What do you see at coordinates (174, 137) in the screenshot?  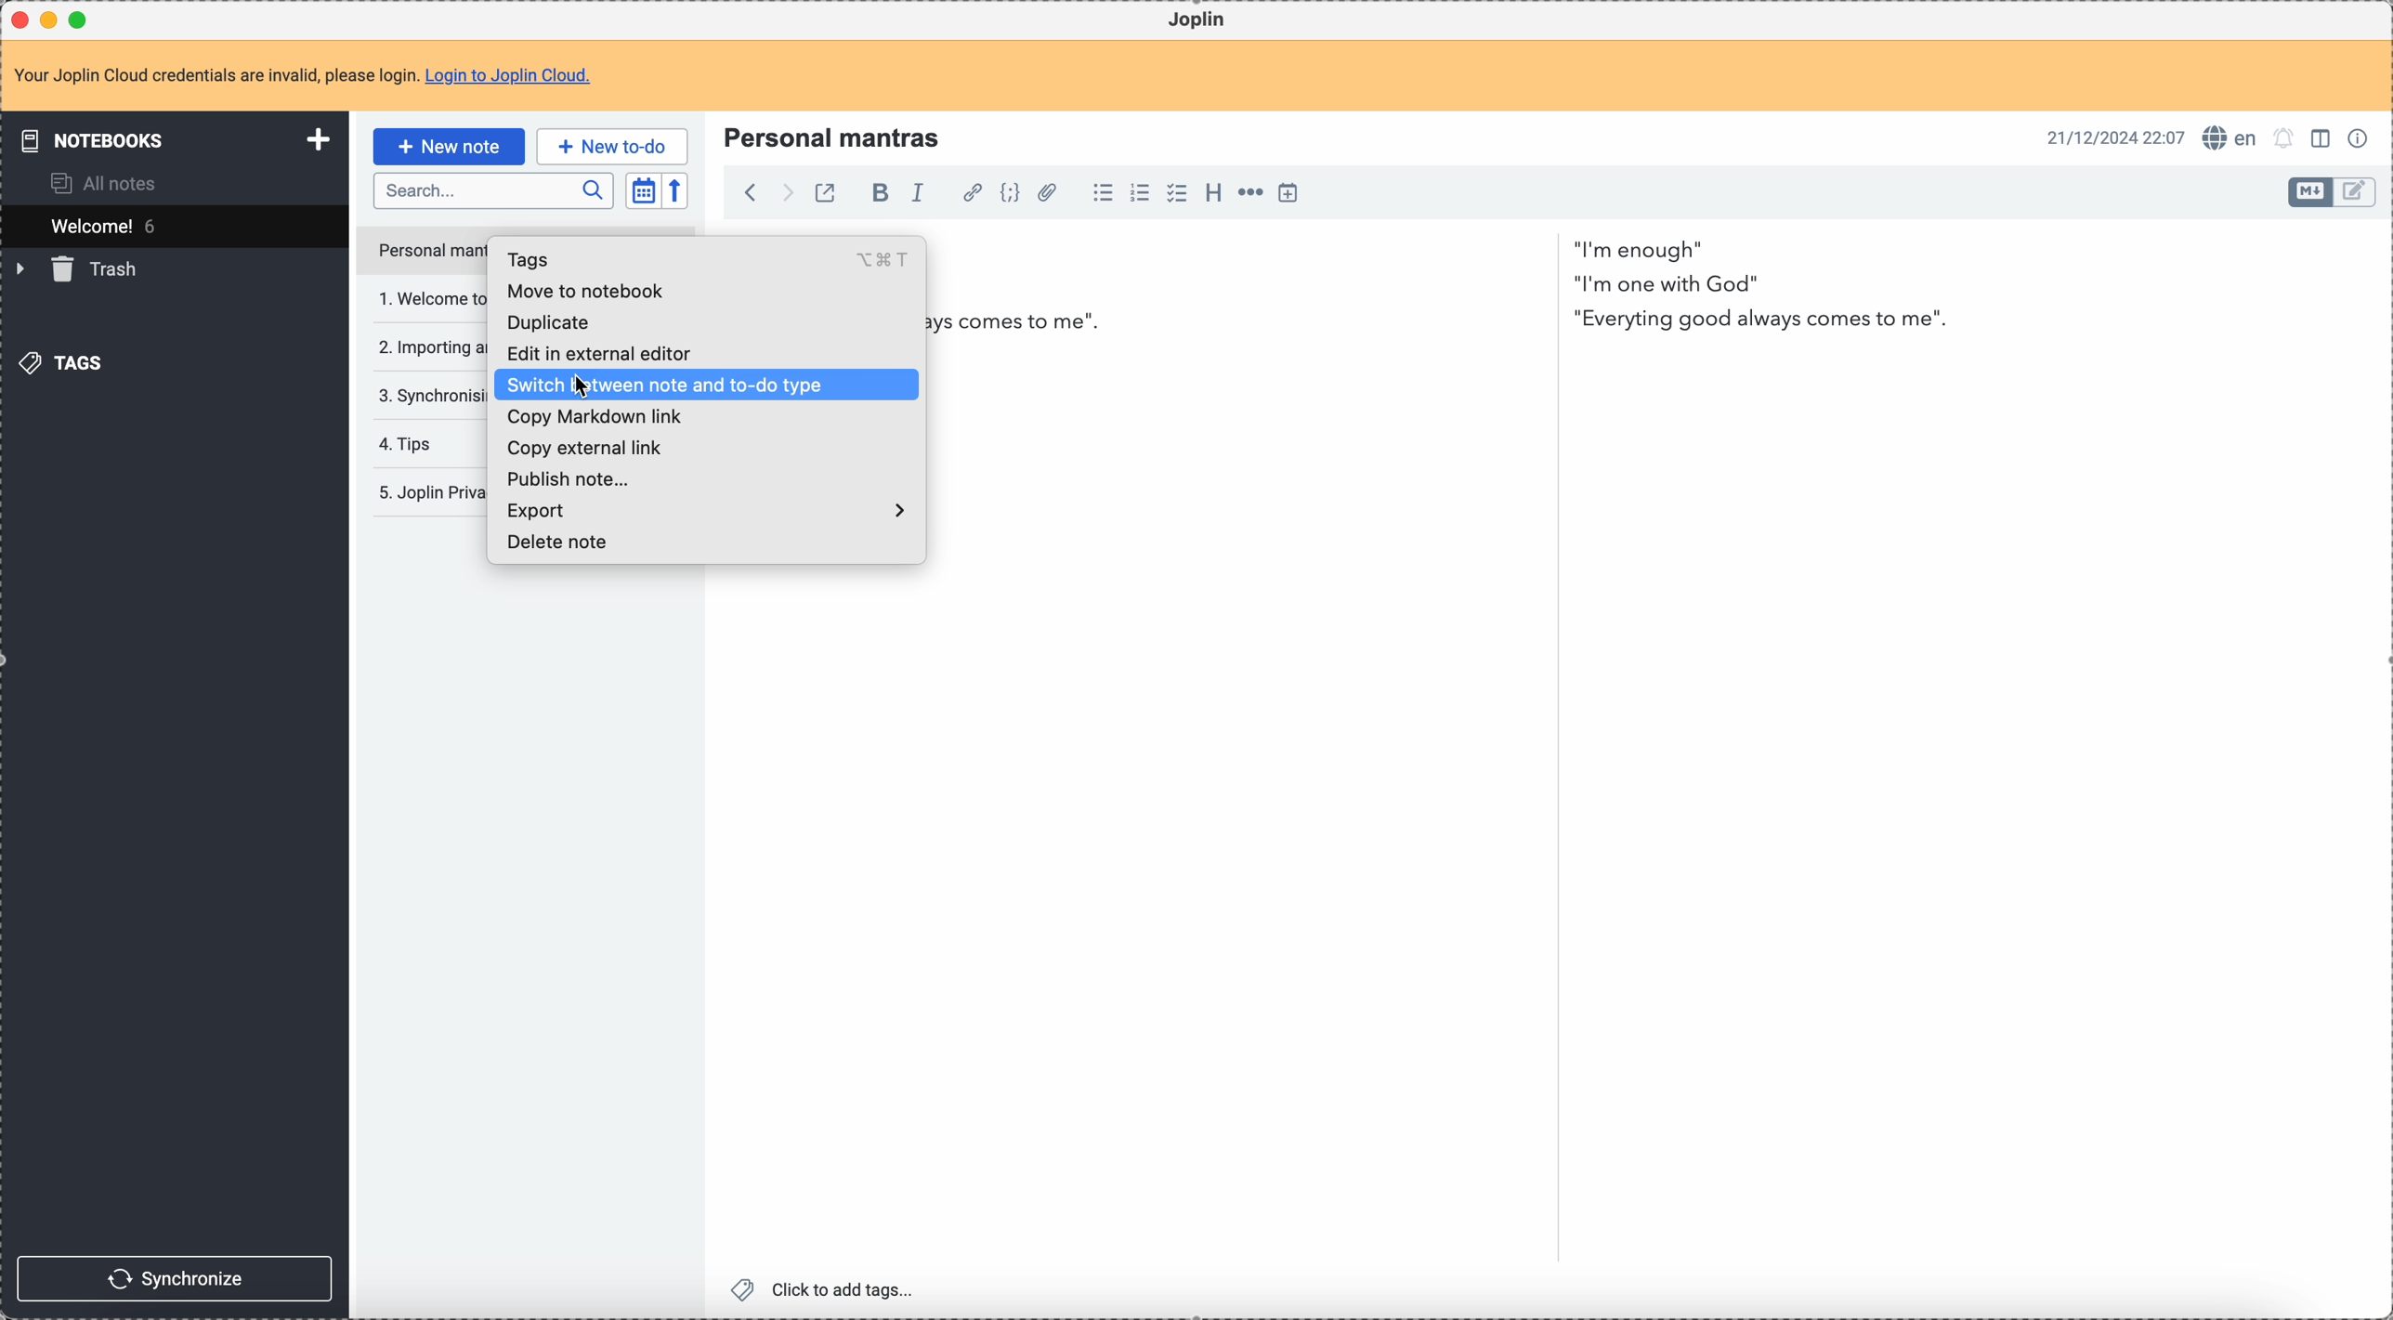 I see `notebooks` at bounding box center [174, 137].